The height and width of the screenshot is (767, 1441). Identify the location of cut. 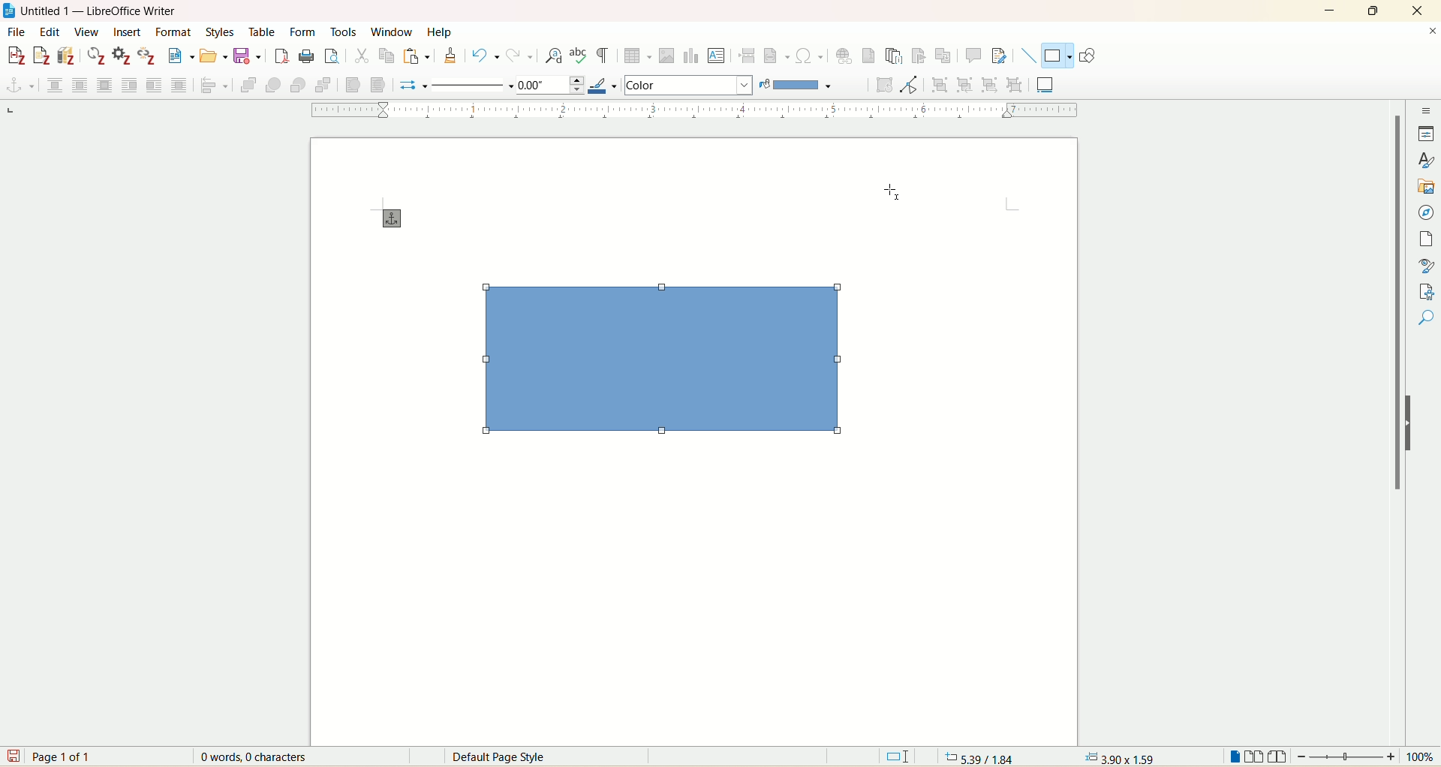
(361, 58).